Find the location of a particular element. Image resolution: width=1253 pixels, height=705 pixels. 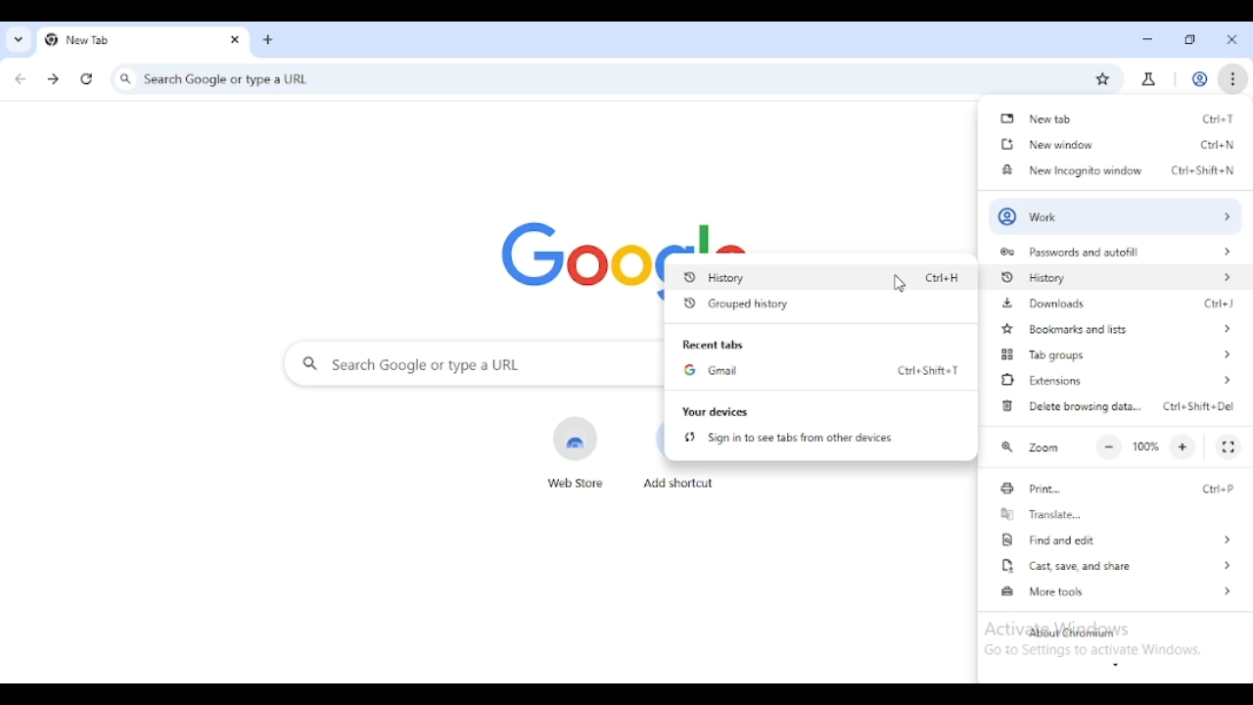

find and edit is located at coordinates (1114, 540).